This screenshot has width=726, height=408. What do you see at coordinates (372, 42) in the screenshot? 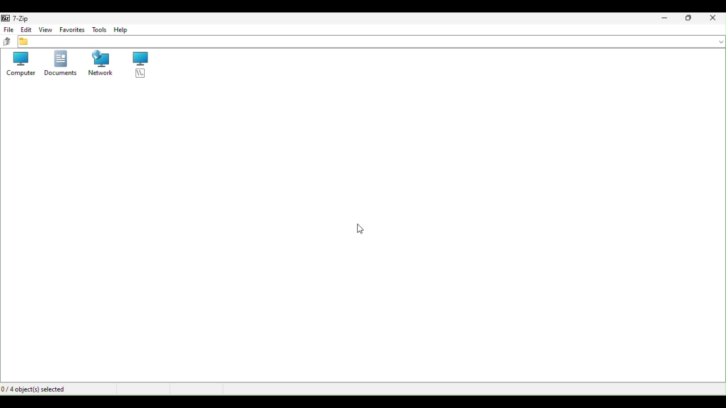
I see `Aapane Fukrey file address bar` at bounding box center [372, 42].